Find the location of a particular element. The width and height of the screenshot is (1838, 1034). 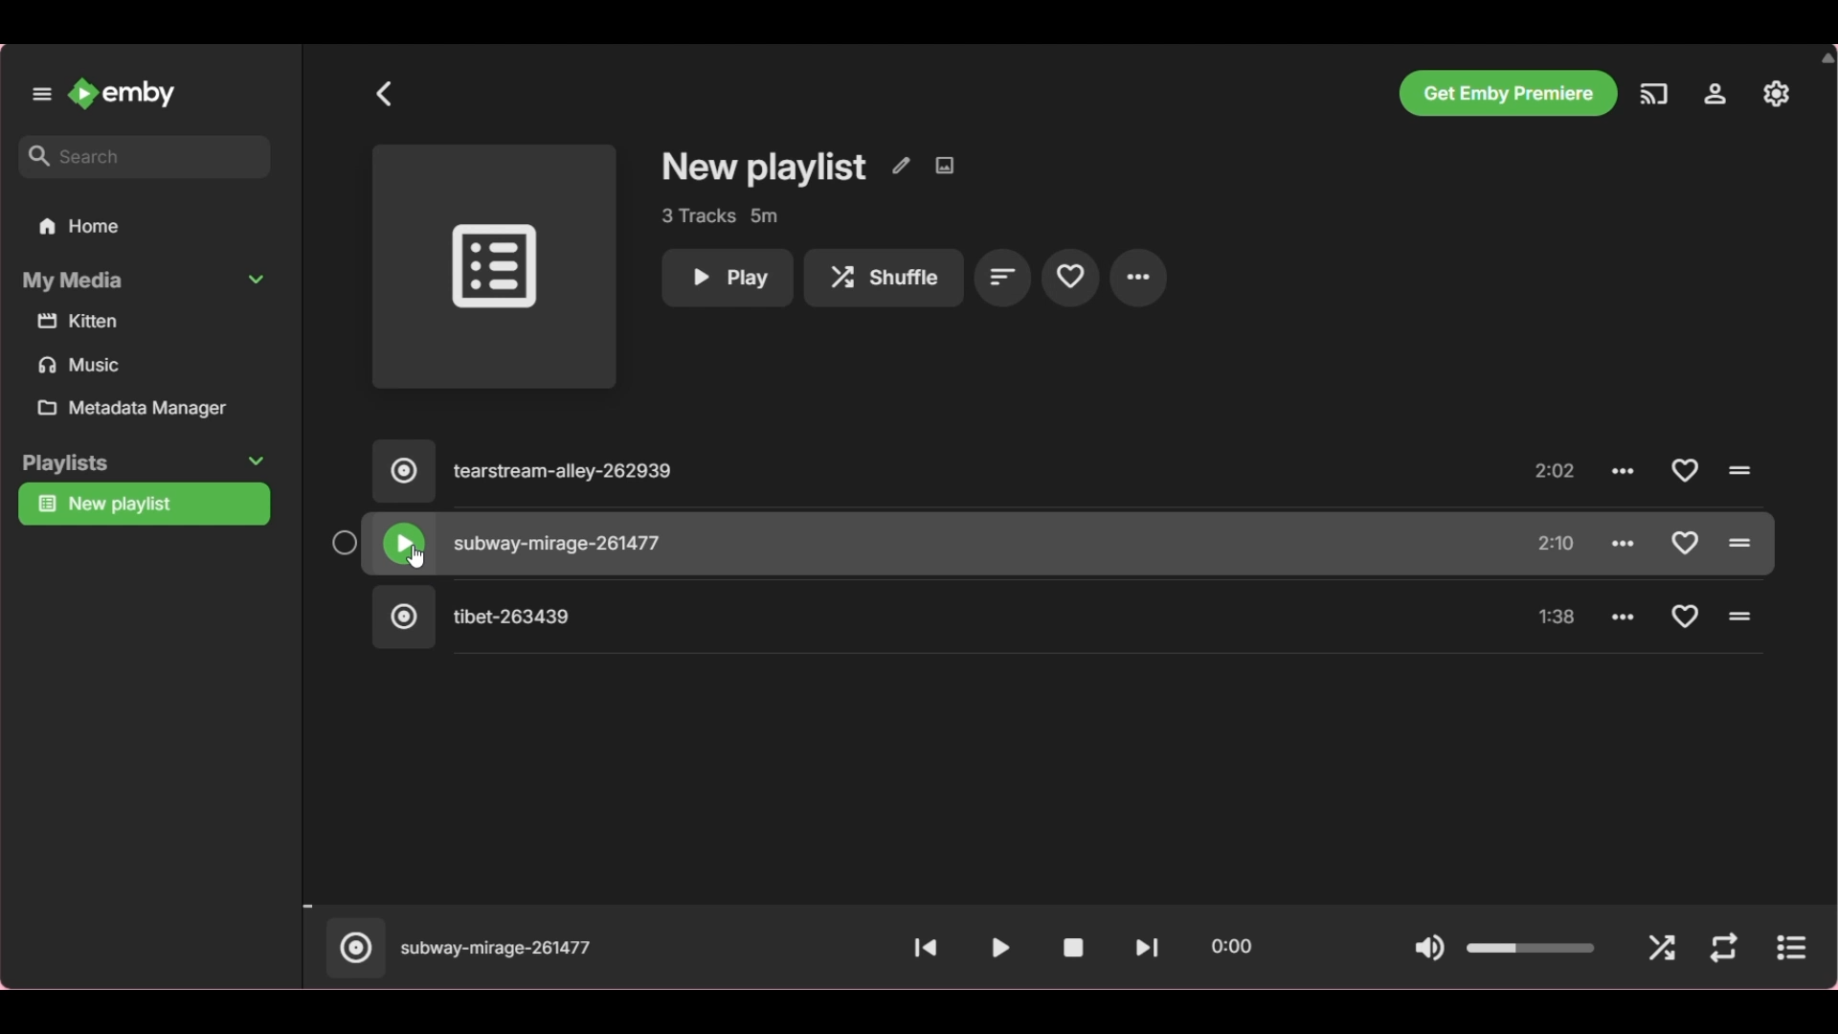

Music length of song is located at coordinates (1558, 473).